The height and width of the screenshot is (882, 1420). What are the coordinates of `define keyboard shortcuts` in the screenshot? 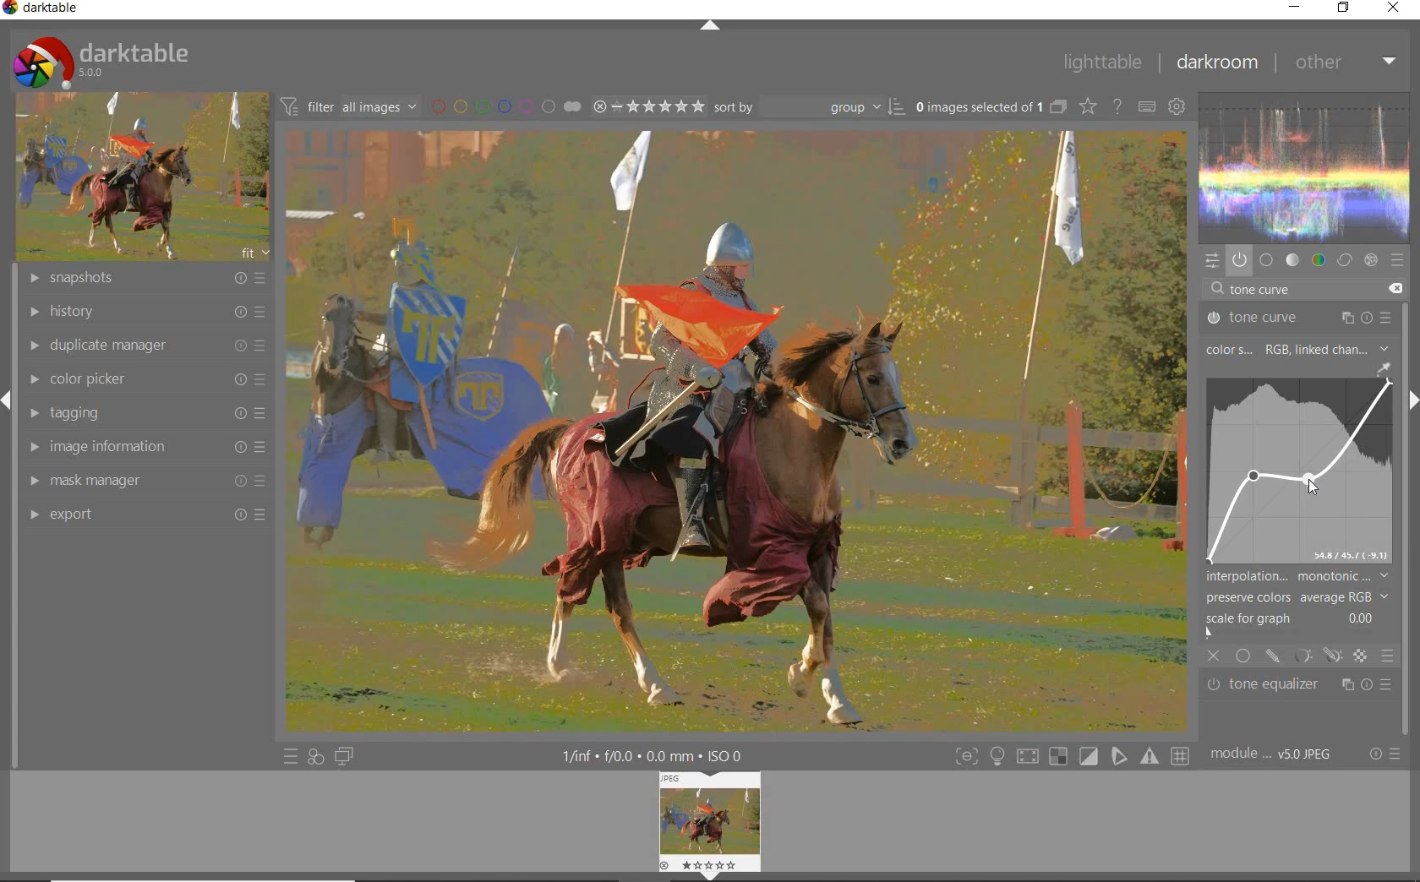 It's located at (1146, 107).